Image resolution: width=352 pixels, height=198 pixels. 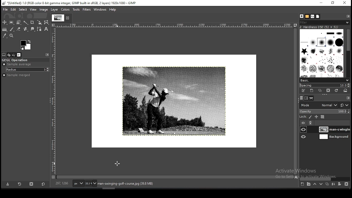 I want to click on channels, so click(x=306, y=99).